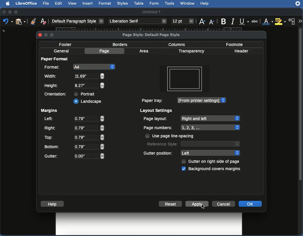  I want to click on Apple logo, so click(8, 4).